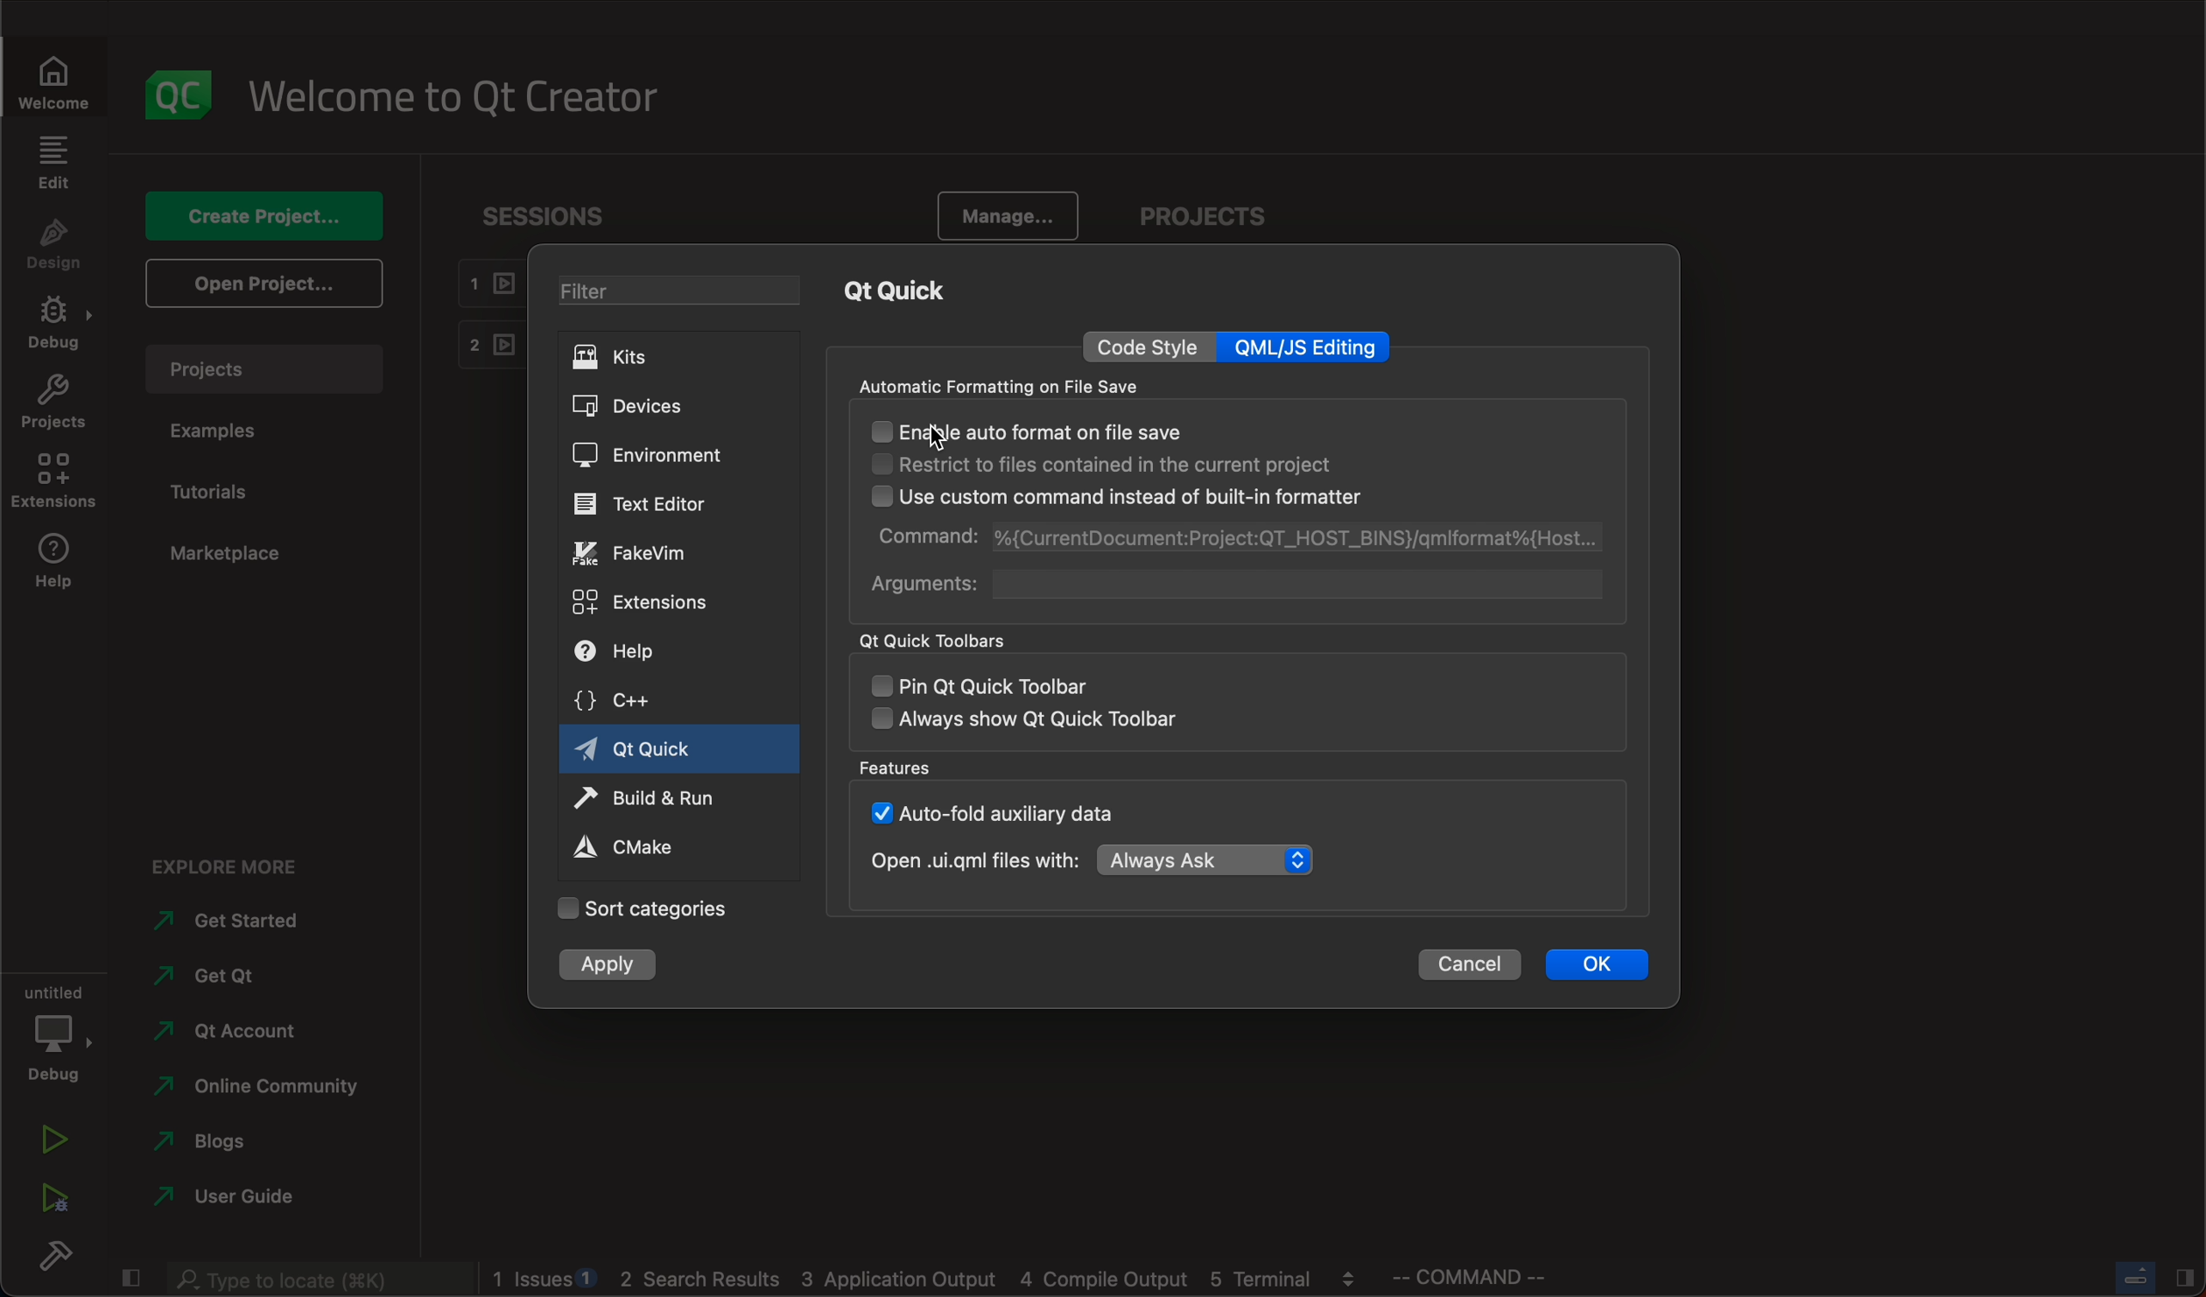 The image size is (2206, 1297). What do you see at coordinates (56, 1251) in the screenshot?
I see `build` at bounding box center [56, 1251].